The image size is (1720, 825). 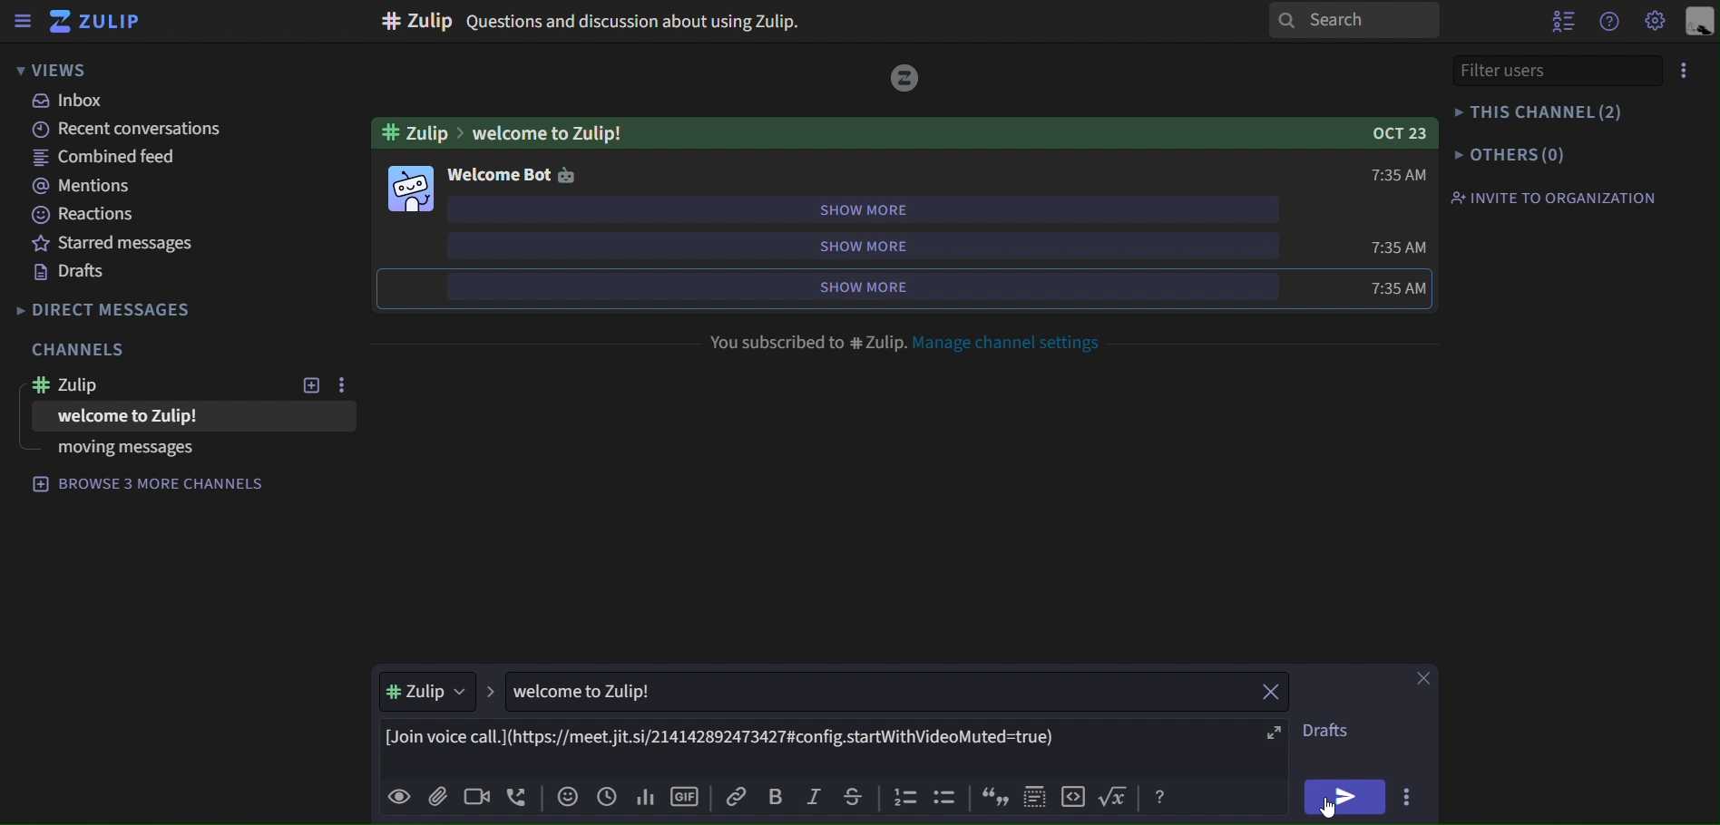 What do you see at coordinates (733, 796) in the screenshot?
I see `copy link` at bounding box center [733, 796].